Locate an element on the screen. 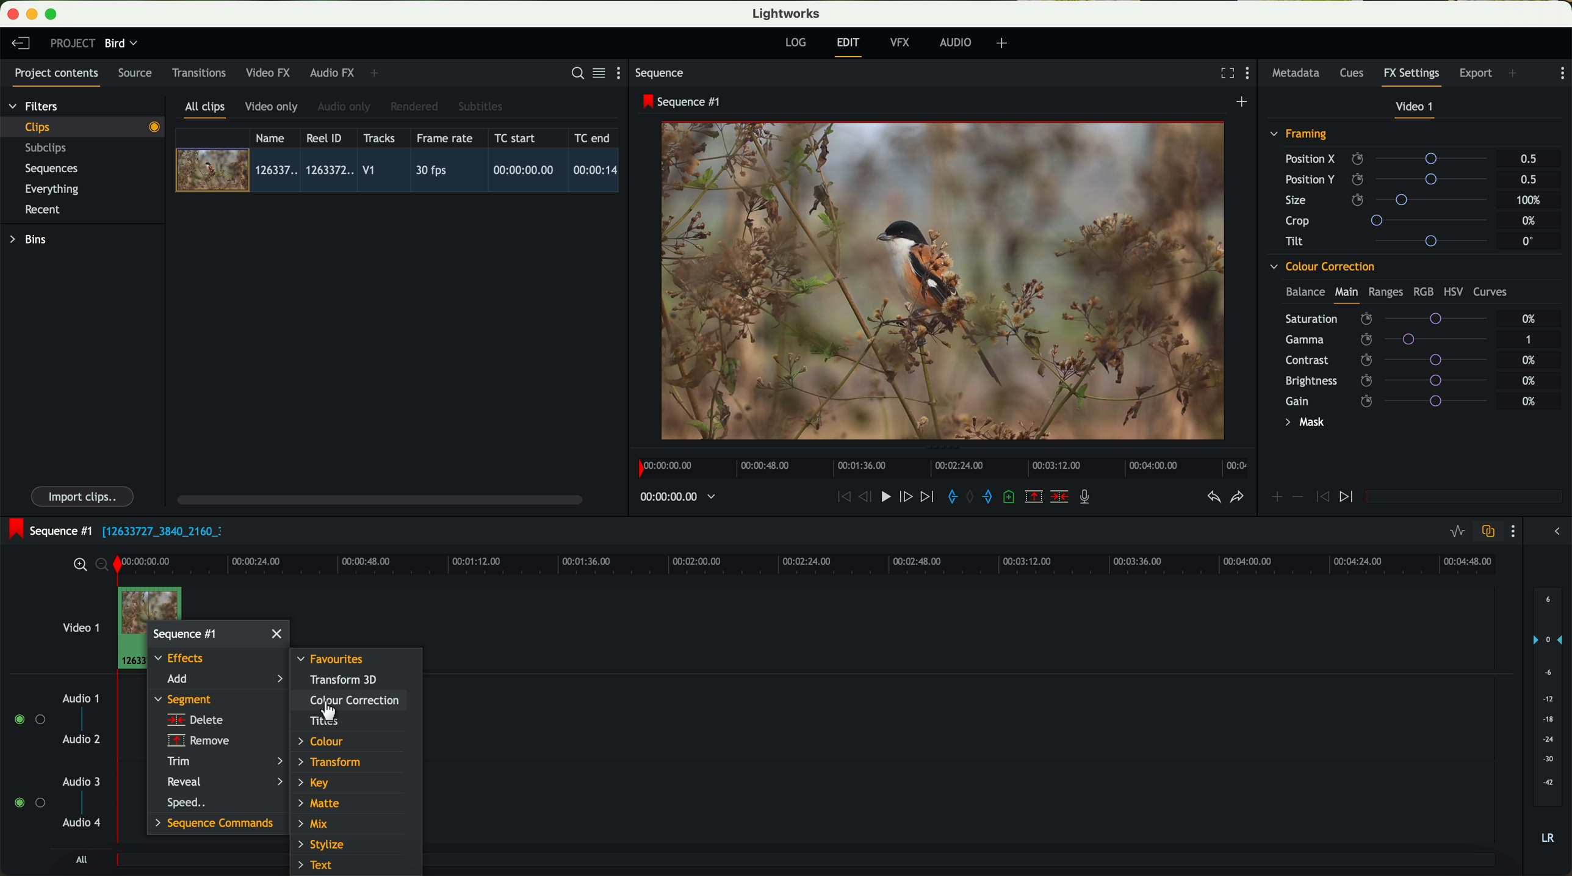 Image resolution: width=1572 pixels, height=876 pixels. HSV is located at coordinates (1452, 291).